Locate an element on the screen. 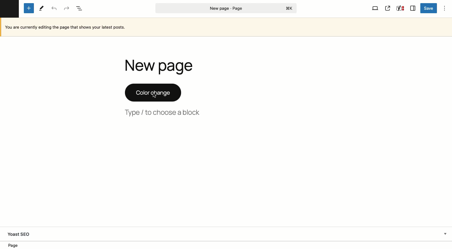  Title is located at coordinates (161, 66).